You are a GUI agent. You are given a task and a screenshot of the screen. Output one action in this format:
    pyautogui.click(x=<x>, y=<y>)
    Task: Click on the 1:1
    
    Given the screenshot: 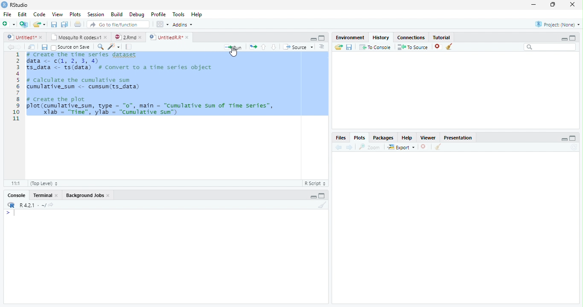 What is the action you would take?
    pyautogui.click(x=14, y=183)
    